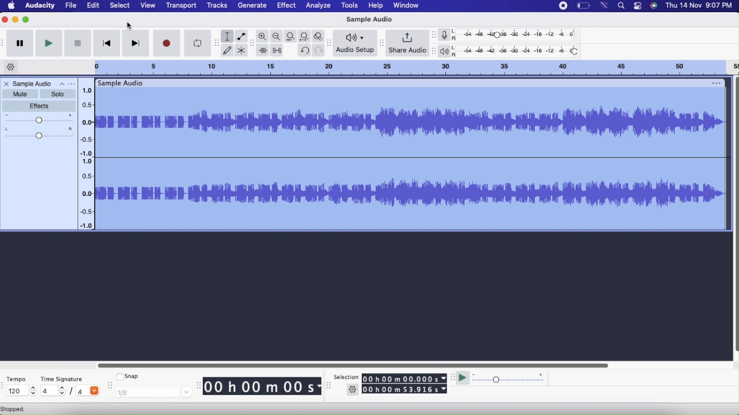  What do you see at coordinates (68, 83) in the screenshot?
I see `Options` at bounding box center [68, 83].